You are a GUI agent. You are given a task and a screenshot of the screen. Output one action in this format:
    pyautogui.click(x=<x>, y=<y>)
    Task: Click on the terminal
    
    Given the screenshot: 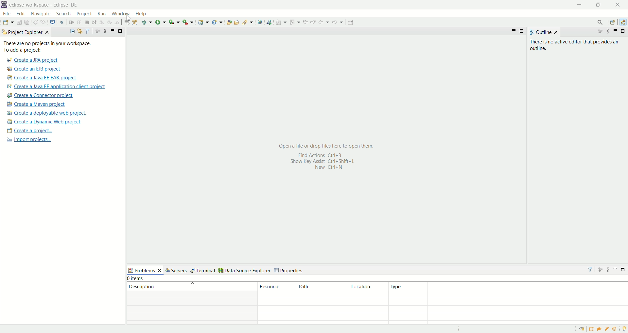 What is the action you would take?
    pyautogui.click(x=203, y=270)
    